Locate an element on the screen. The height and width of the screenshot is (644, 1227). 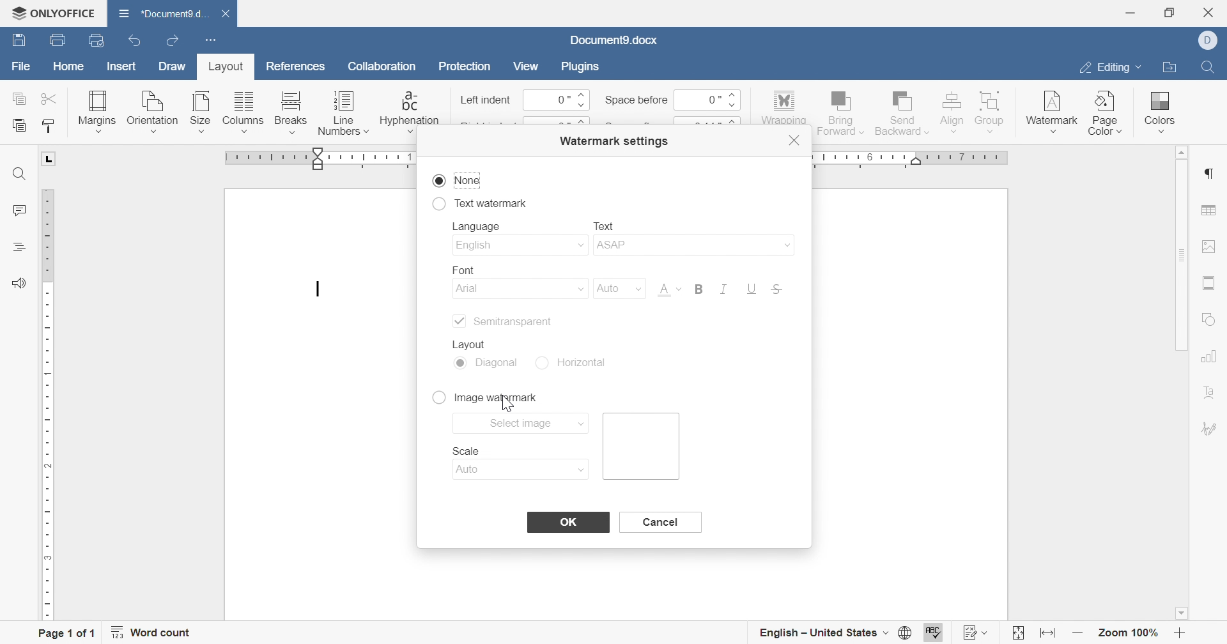
font is located at coordinates (459, 268).